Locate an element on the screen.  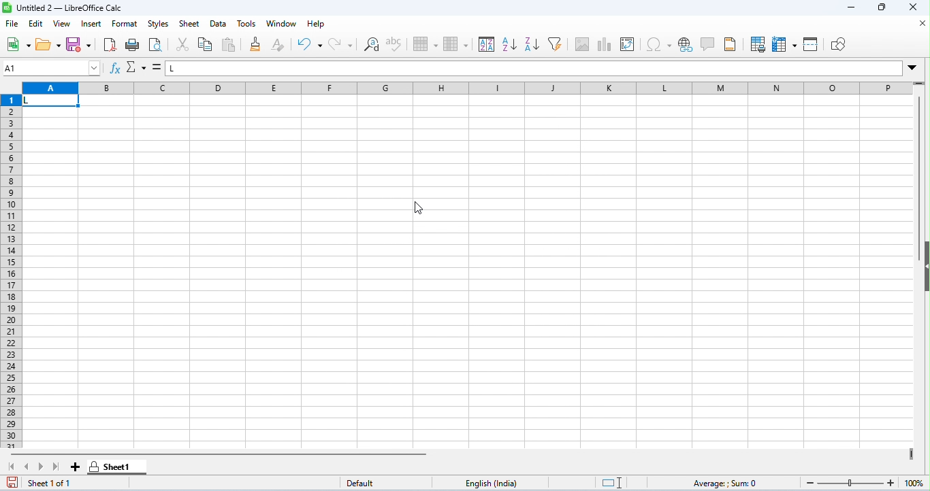
print preview is located at coordinates (155, 46).